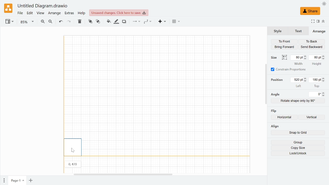 This screenshot has height=185, width=329. What do you see at coordinates (124, 22) in the screenshot?
I see `Shadow` at bounding box center [124, 22].